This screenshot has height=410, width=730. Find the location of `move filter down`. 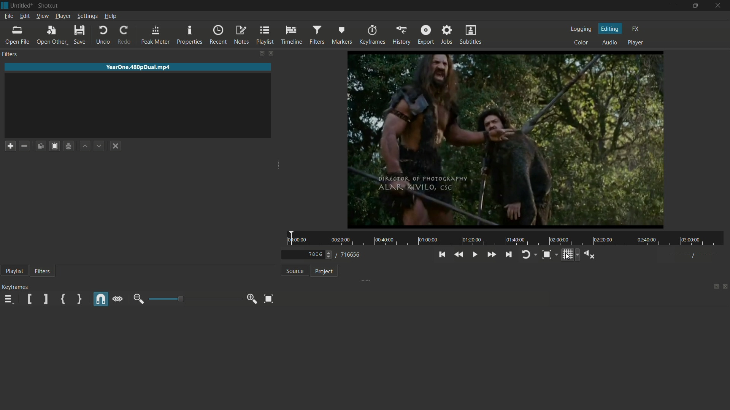

move filter down is located at coordinates (98, 146).